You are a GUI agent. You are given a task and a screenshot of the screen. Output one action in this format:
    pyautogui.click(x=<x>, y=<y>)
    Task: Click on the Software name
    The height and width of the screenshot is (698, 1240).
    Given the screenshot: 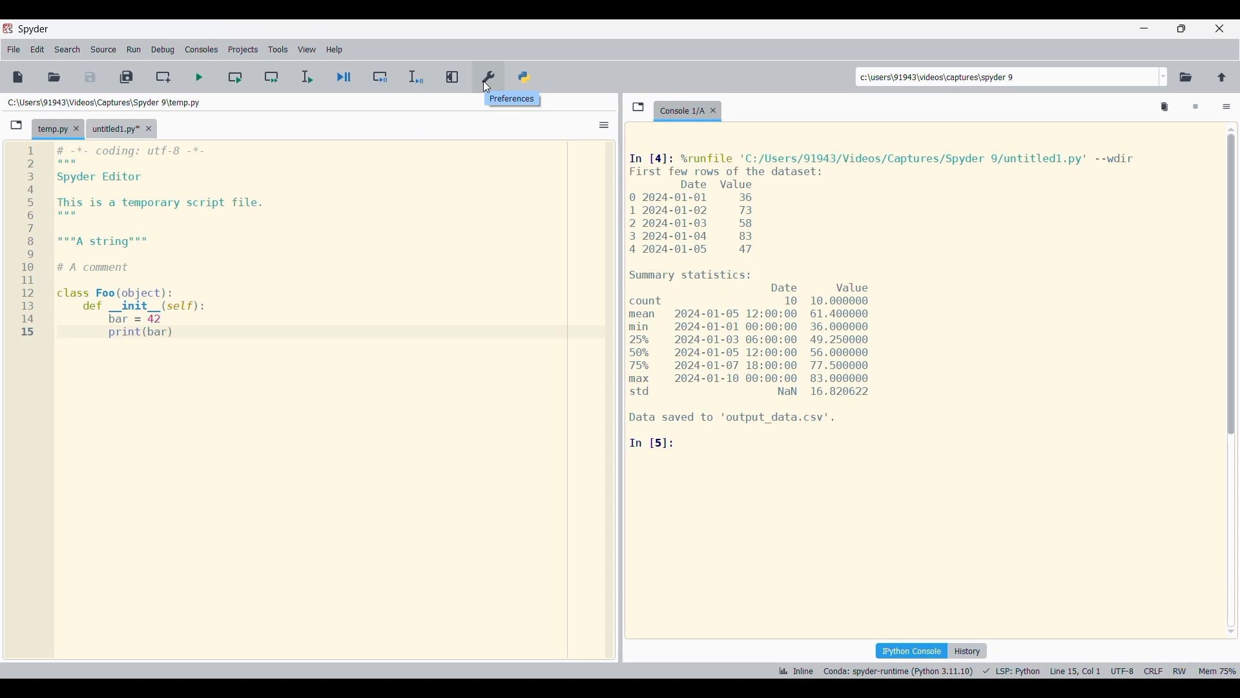 What is the action you would take?
    pyautogui.click(x=34, y=29)
    